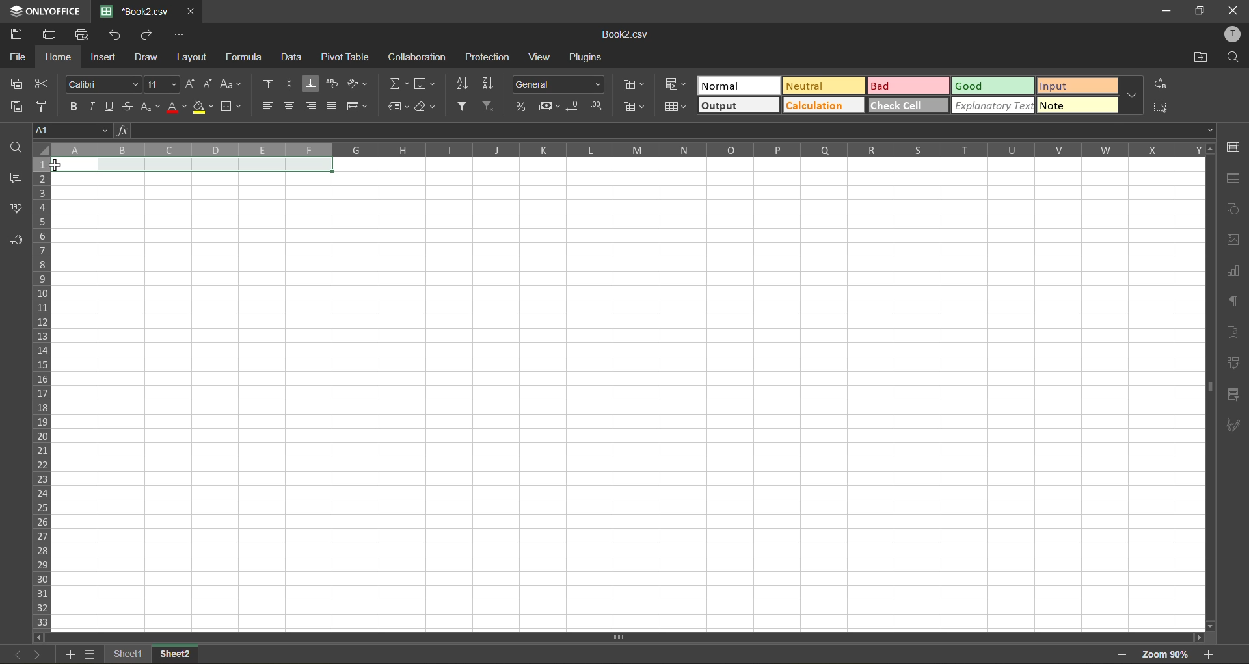 Image resolution: width=1249 pixels, height=664 pixels. I want to click on font style, so click(101, 84).